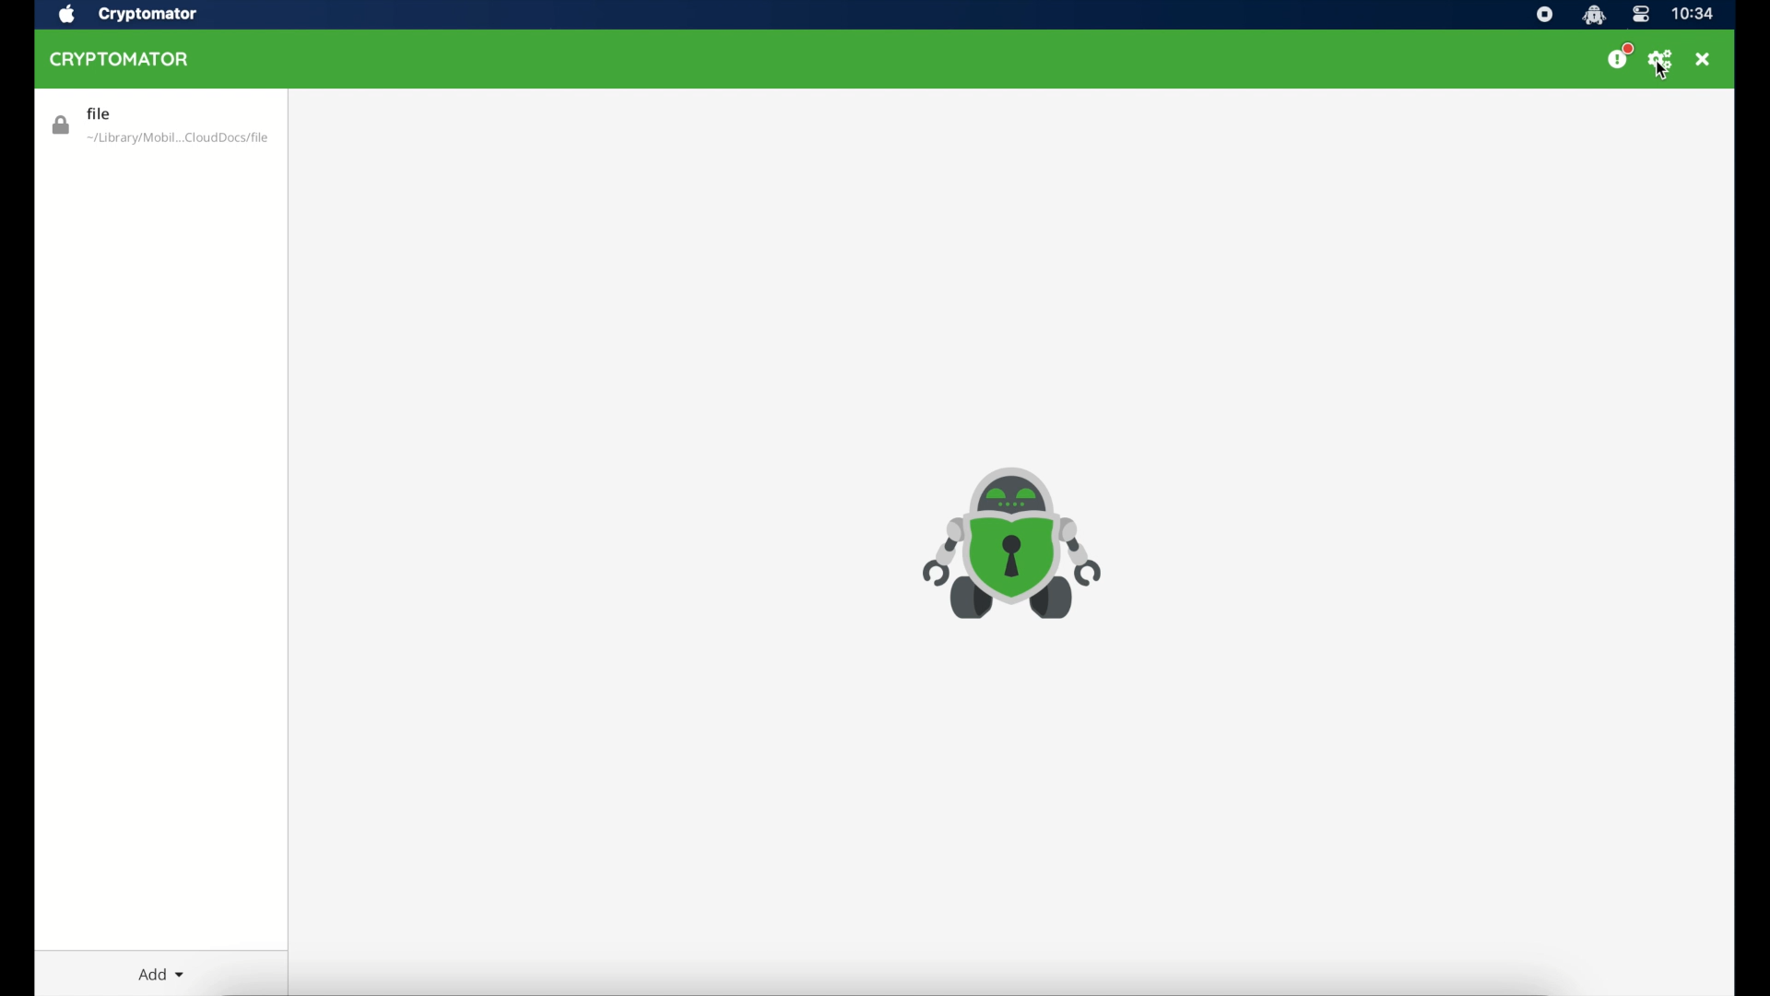  What do you see at coordinates (1594, 15) in the screenshot?
I see `cryptomator icon` at bounding box center [1594, 15].